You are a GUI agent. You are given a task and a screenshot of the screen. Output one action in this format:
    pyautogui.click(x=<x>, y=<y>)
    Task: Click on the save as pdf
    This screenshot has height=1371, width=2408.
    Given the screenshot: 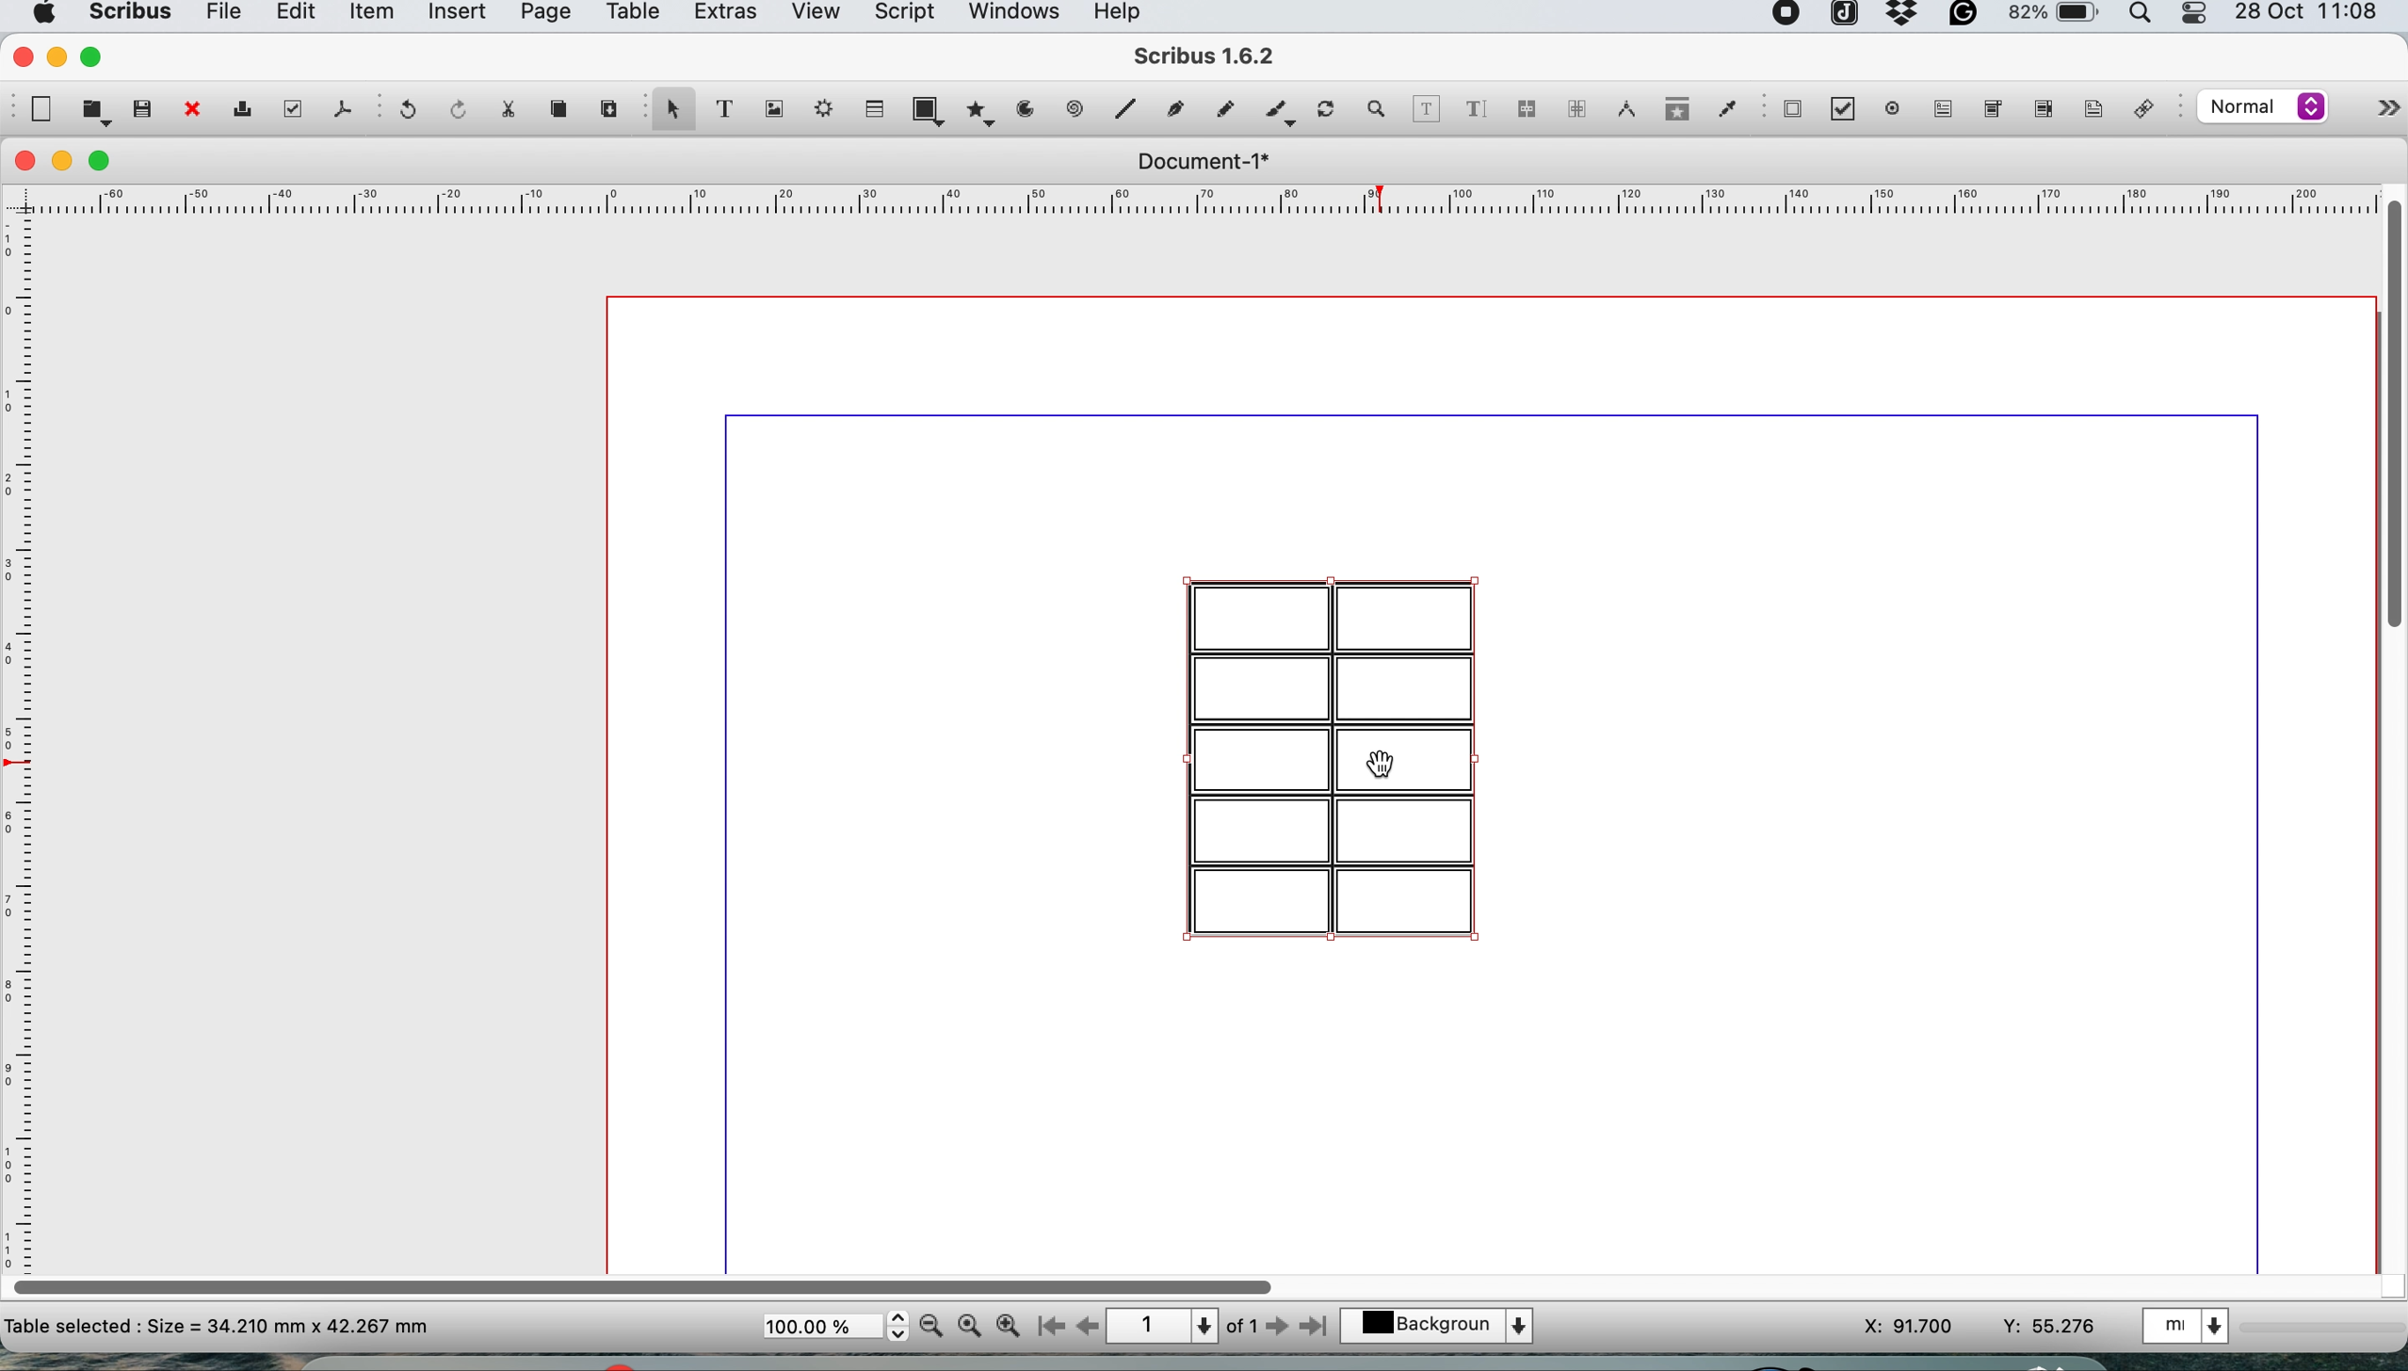 What is the action you would take?
    pyautogui.click(x=341, y=108)
    